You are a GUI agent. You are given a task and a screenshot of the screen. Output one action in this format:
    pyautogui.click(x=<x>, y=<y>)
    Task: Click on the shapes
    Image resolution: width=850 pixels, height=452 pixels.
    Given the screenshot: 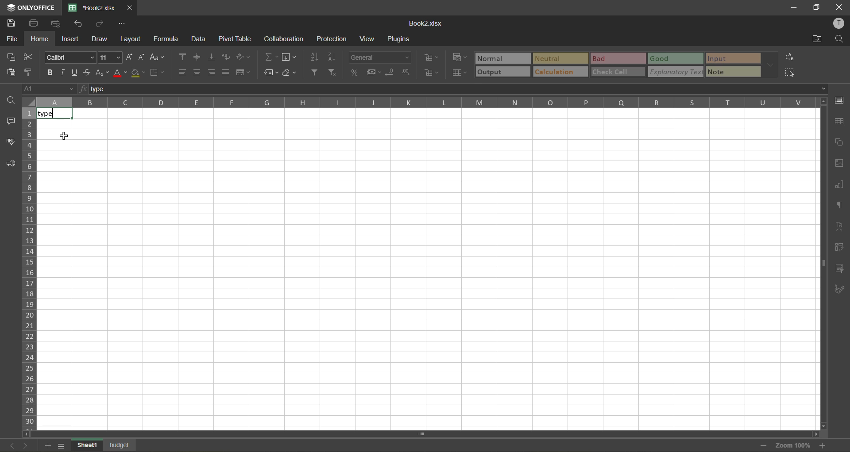 What is the action you would take?
    pyautogui.click(x=840, y=143)
    